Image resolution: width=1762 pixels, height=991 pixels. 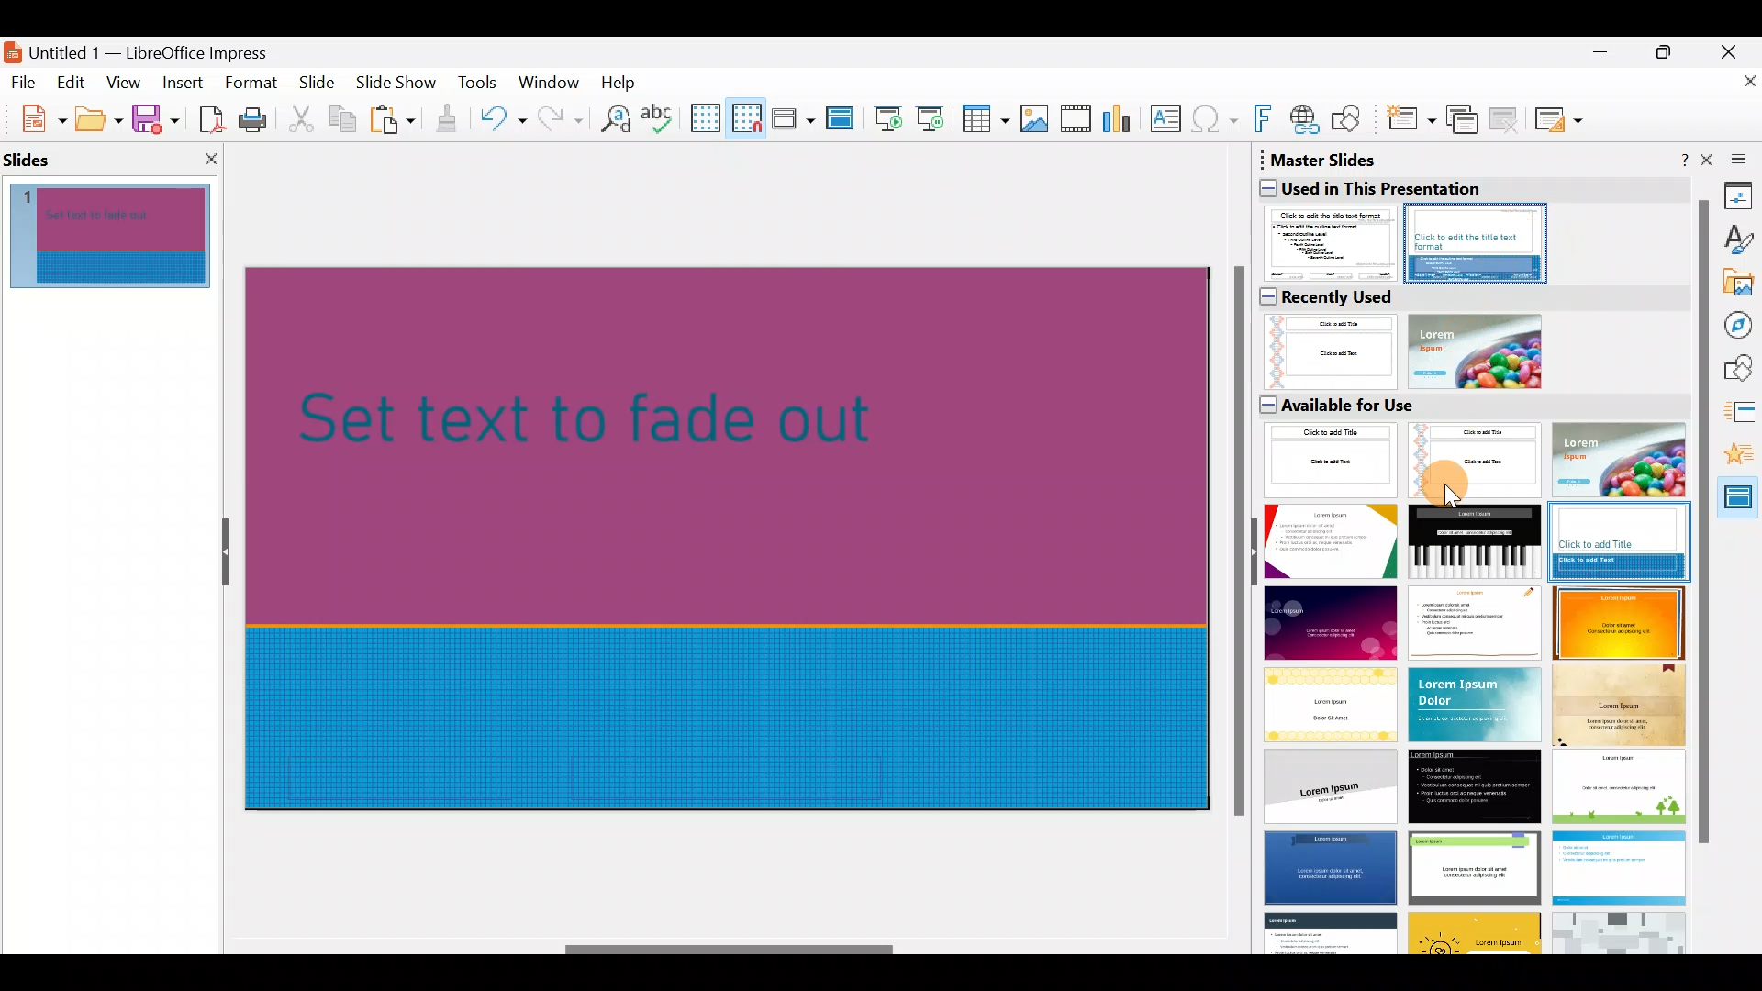 I want to click on Show draw functions, so click(x=1350, y=119).